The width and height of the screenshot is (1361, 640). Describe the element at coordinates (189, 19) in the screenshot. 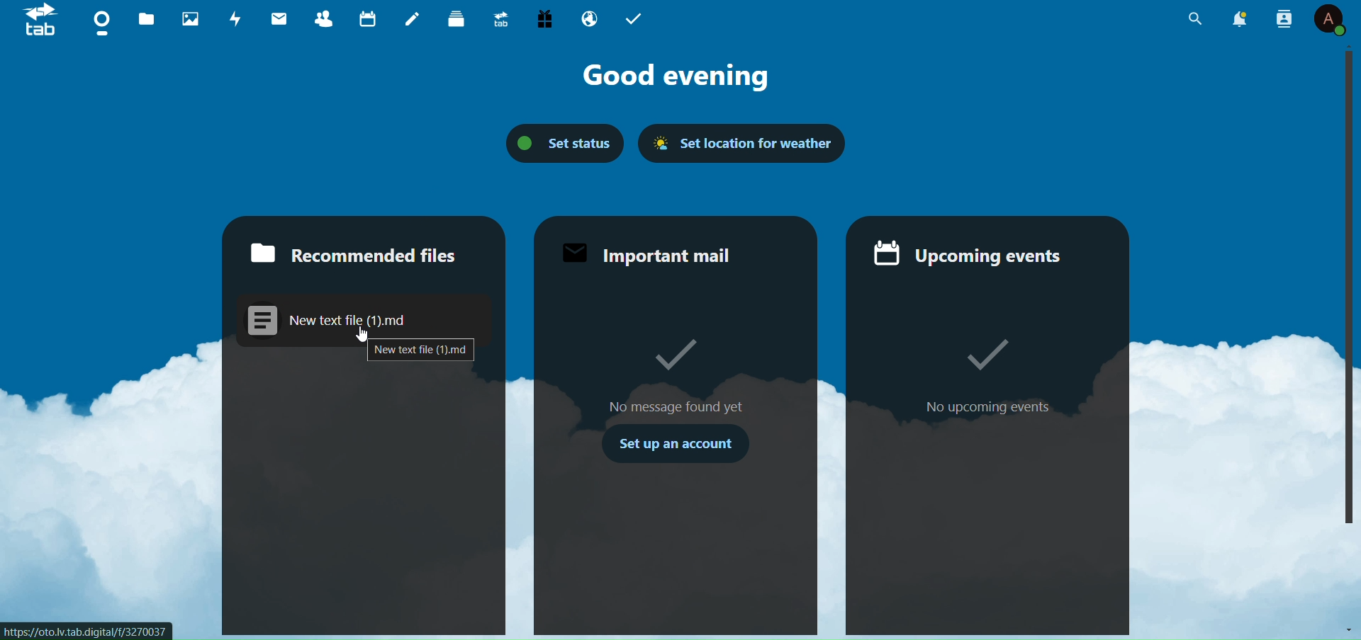

I see `photo` at that location.